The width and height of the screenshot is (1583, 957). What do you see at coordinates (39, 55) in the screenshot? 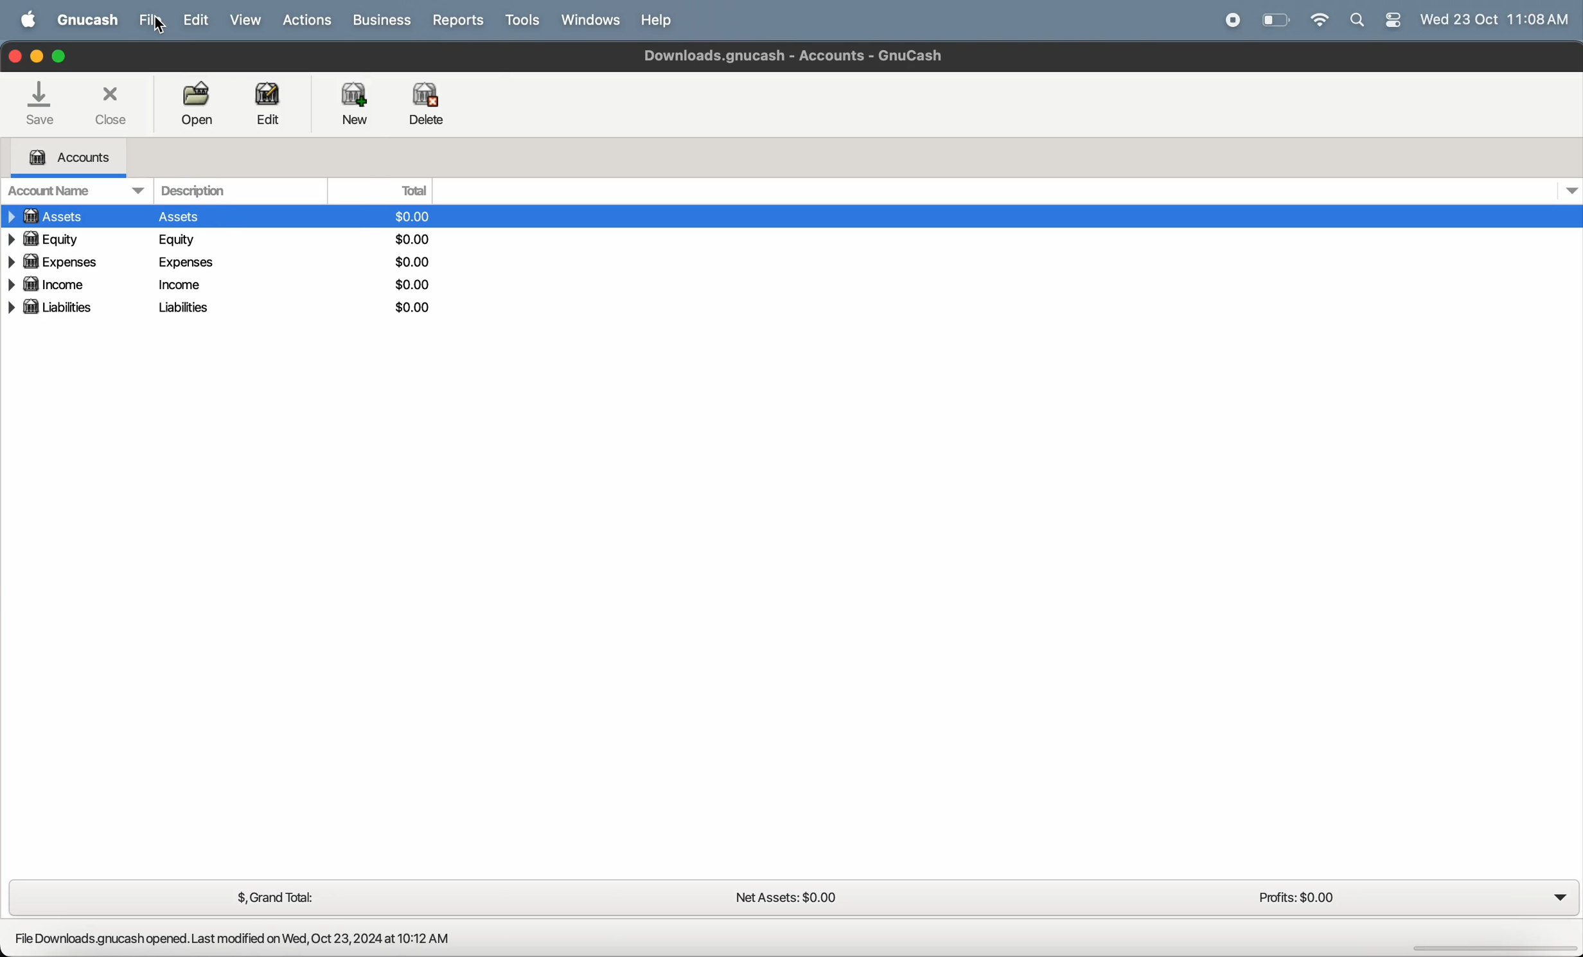
I see `minimize` at bounding box center [39, 55].